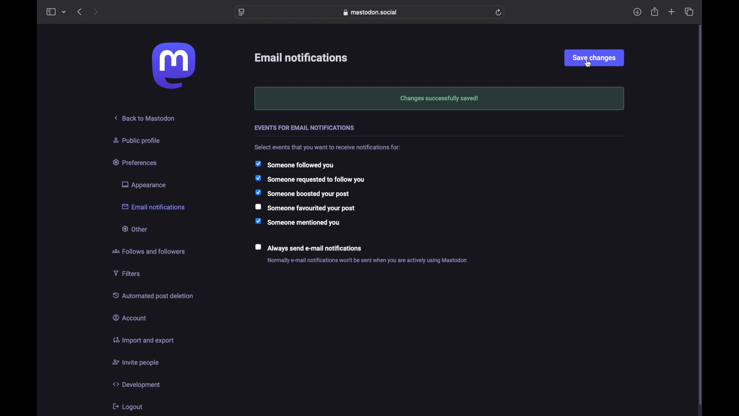 The width and height of the screenshot is (739, 416). What do you see at coordinates (137, 140) in the screenshot?
I see `public profile` at bounding box center [137, 140].